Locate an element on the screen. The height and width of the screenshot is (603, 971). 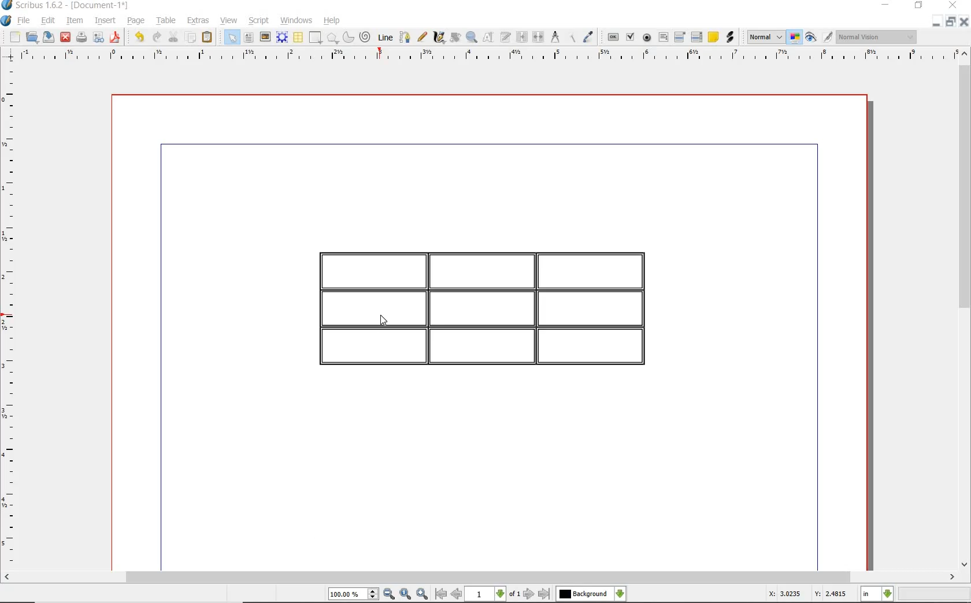
page is located at coordinates (136, 21).